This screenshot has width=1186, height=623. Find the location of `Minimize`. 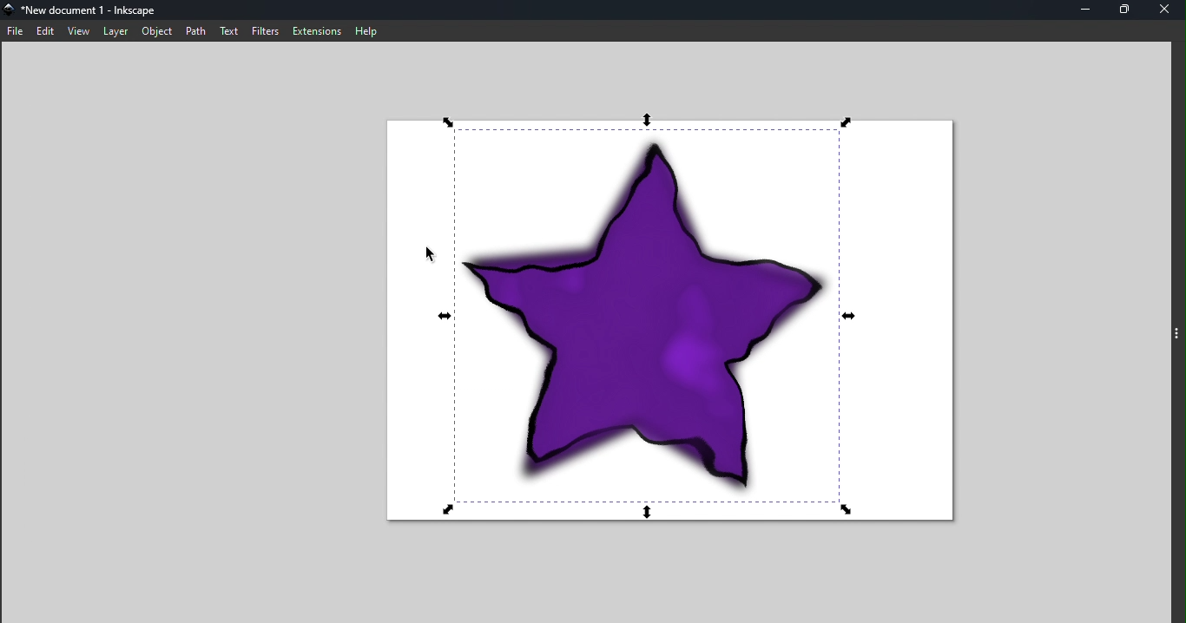

Minimize is located at coordinates (1084, 10).